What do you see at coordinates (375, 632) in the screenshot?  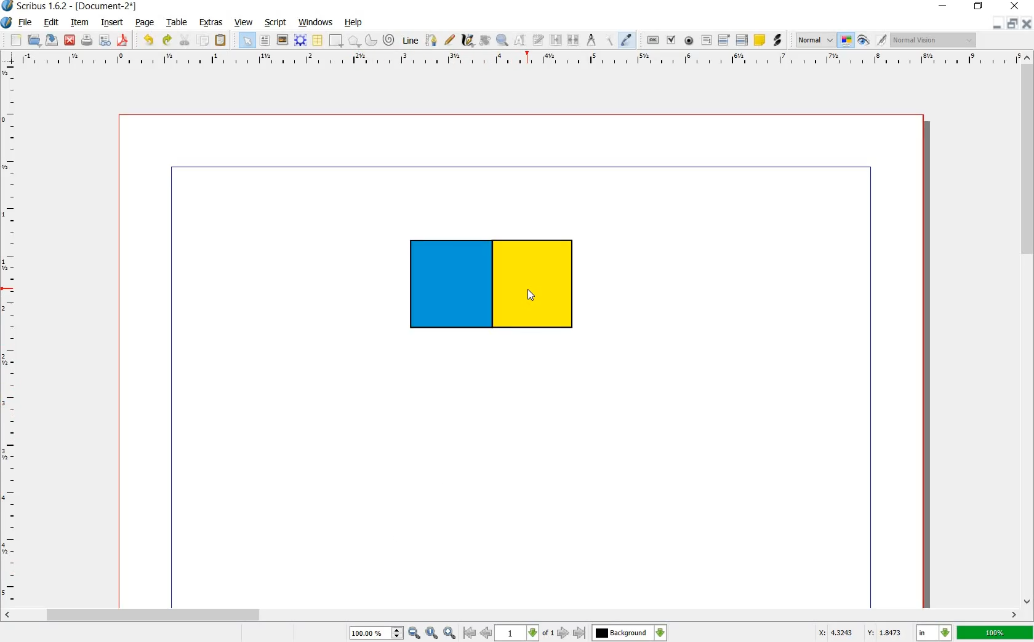 I see `100.00%` at bounding box center [375, 632].